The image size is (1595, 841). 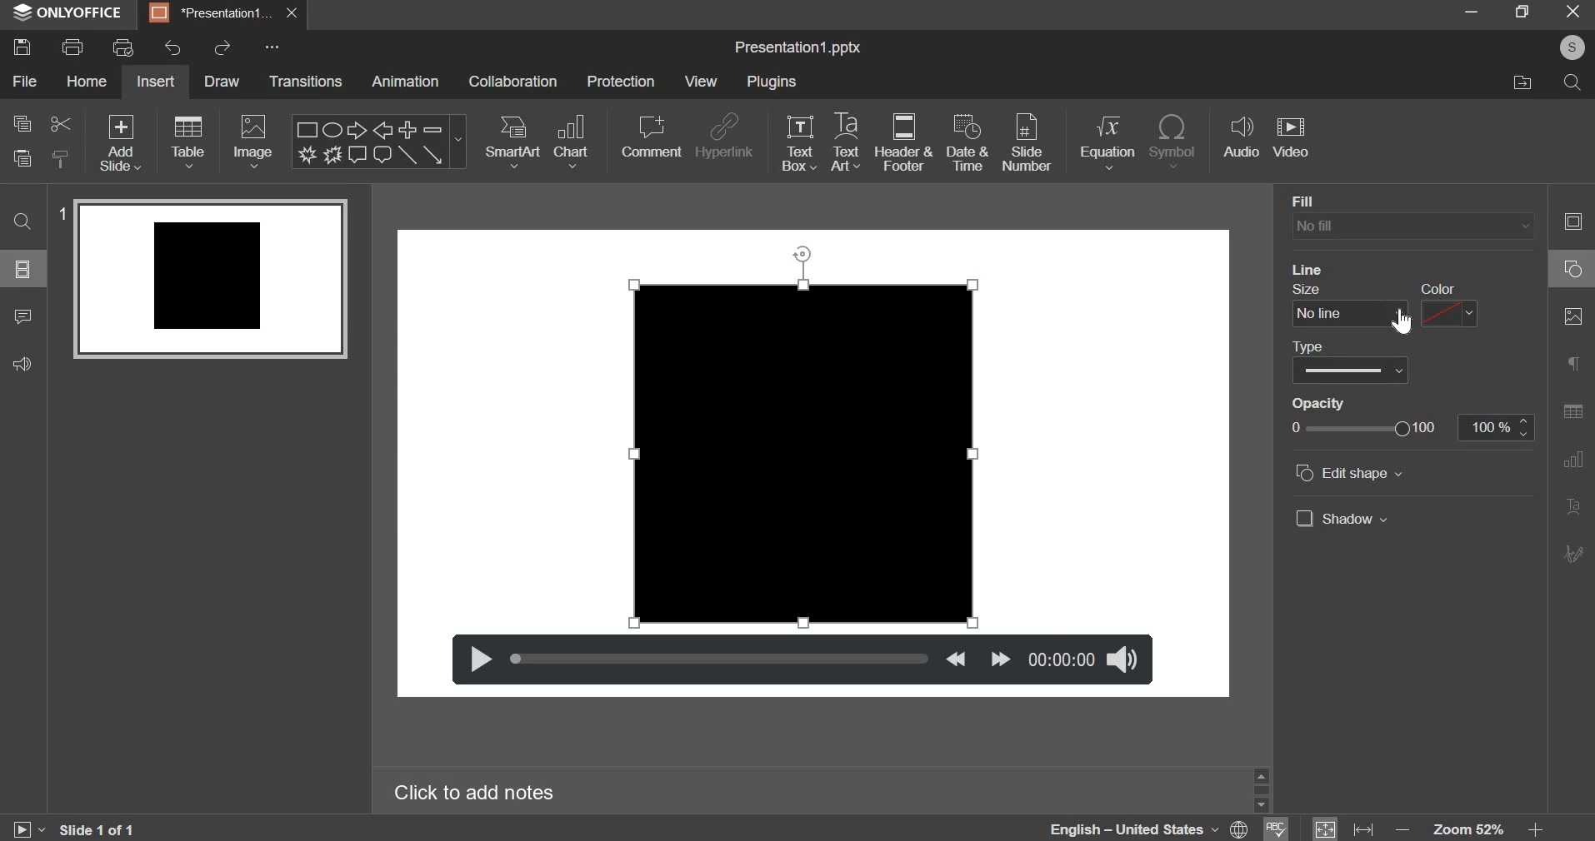 I want to click on OnlyOffice, so click(x=69, y=12).